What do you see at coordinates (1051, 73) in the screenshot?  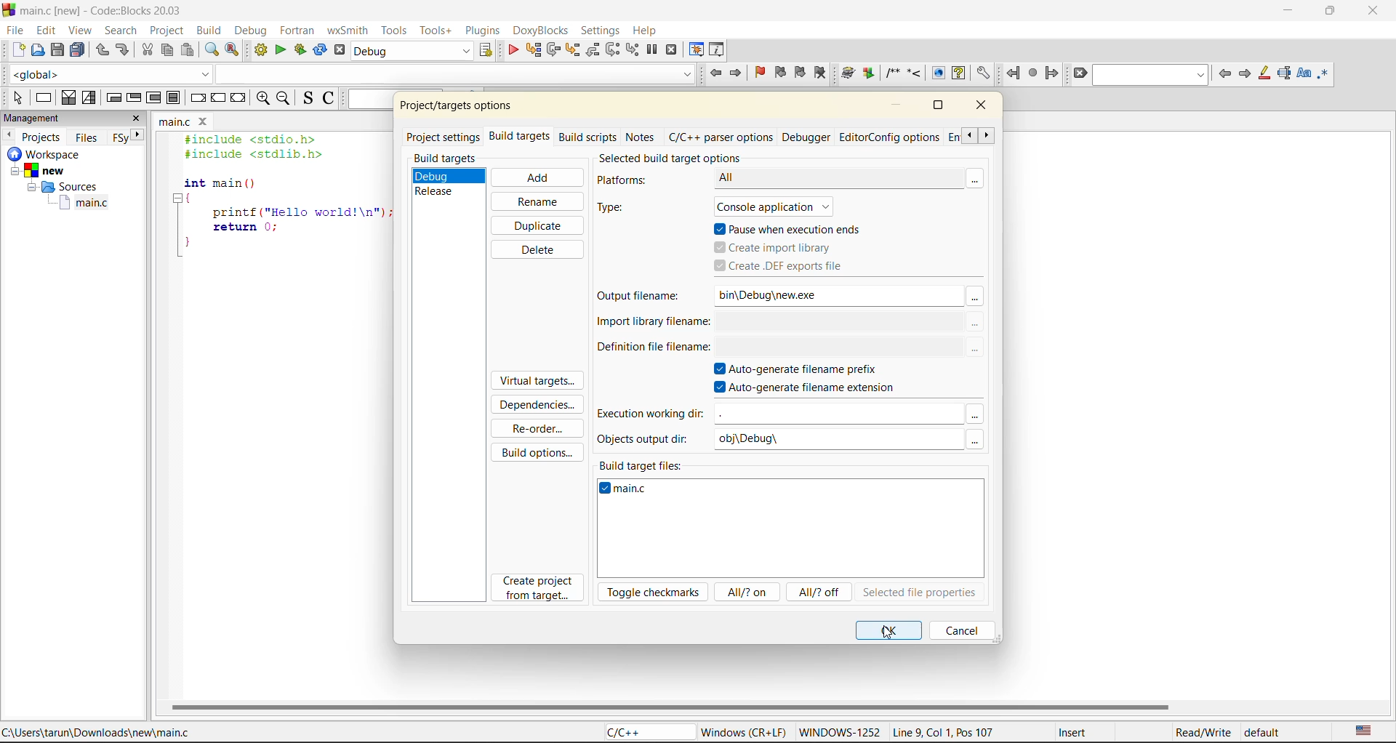 I see `jump forward` at bounding box center [1051, 73].